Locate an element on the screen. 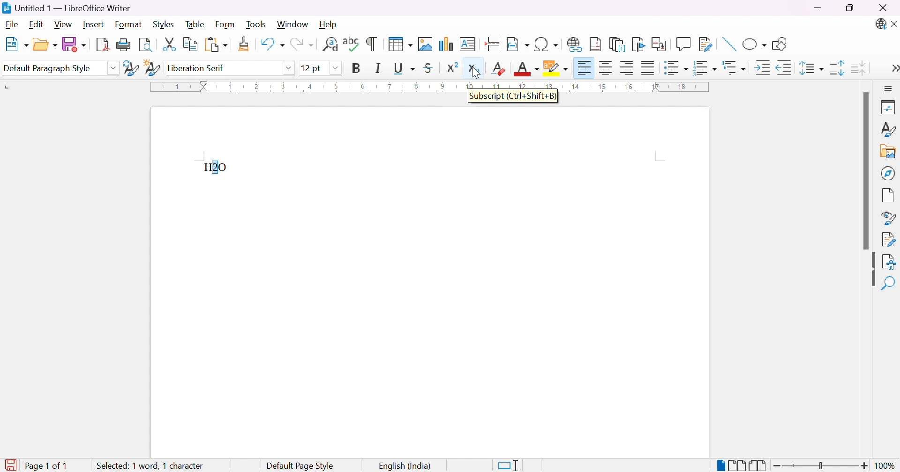 This screenshot has width=900, height=472. Insert image is located at coordinates (889, 153).